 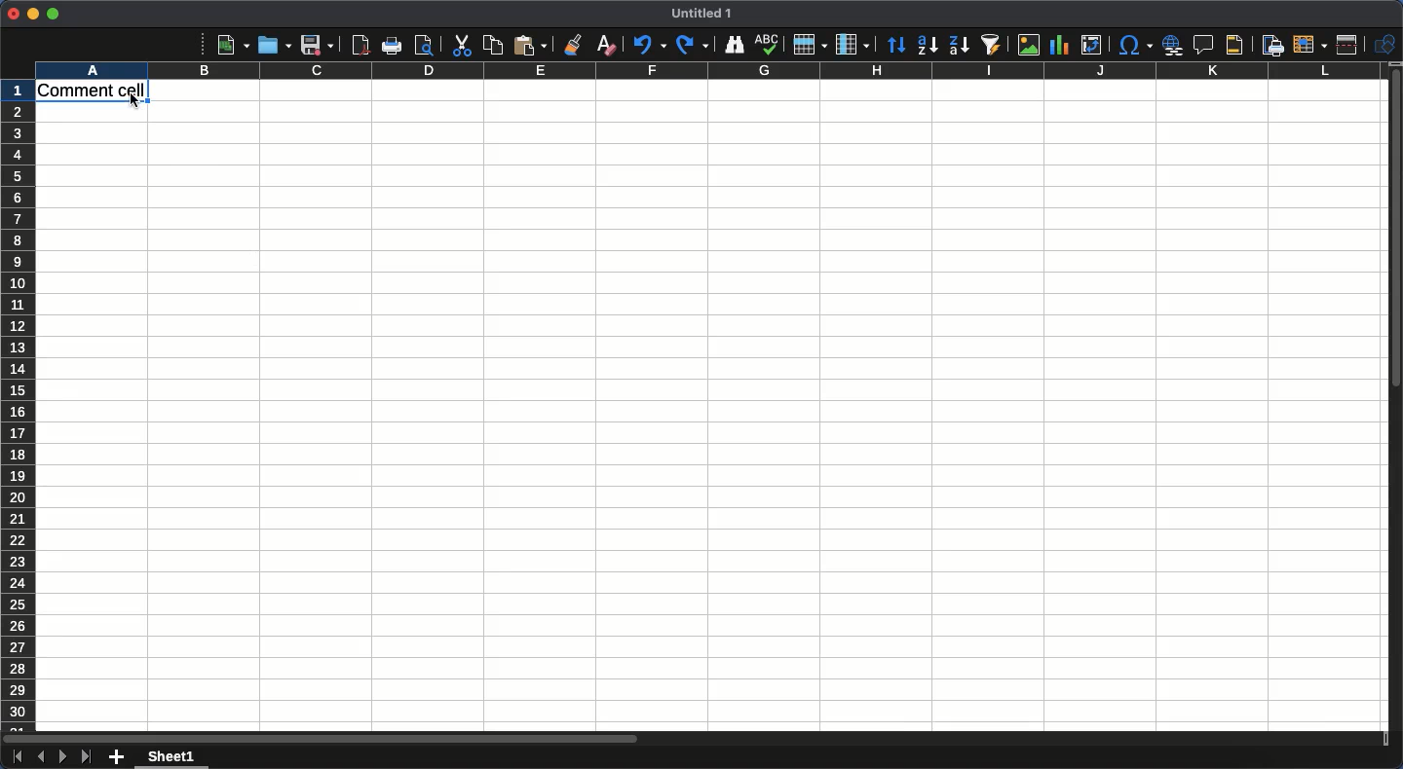 What do you see at coordinates (693, 46) in the screenshot?
I see `Redo` at bounding box center [693, 46].